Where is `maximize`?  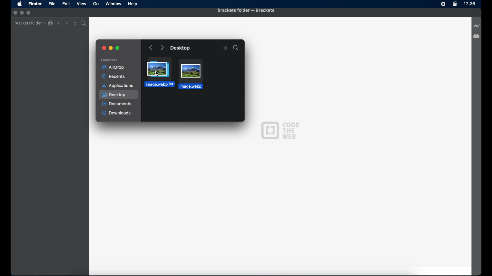
maximize is located at coordinates (118, 48).